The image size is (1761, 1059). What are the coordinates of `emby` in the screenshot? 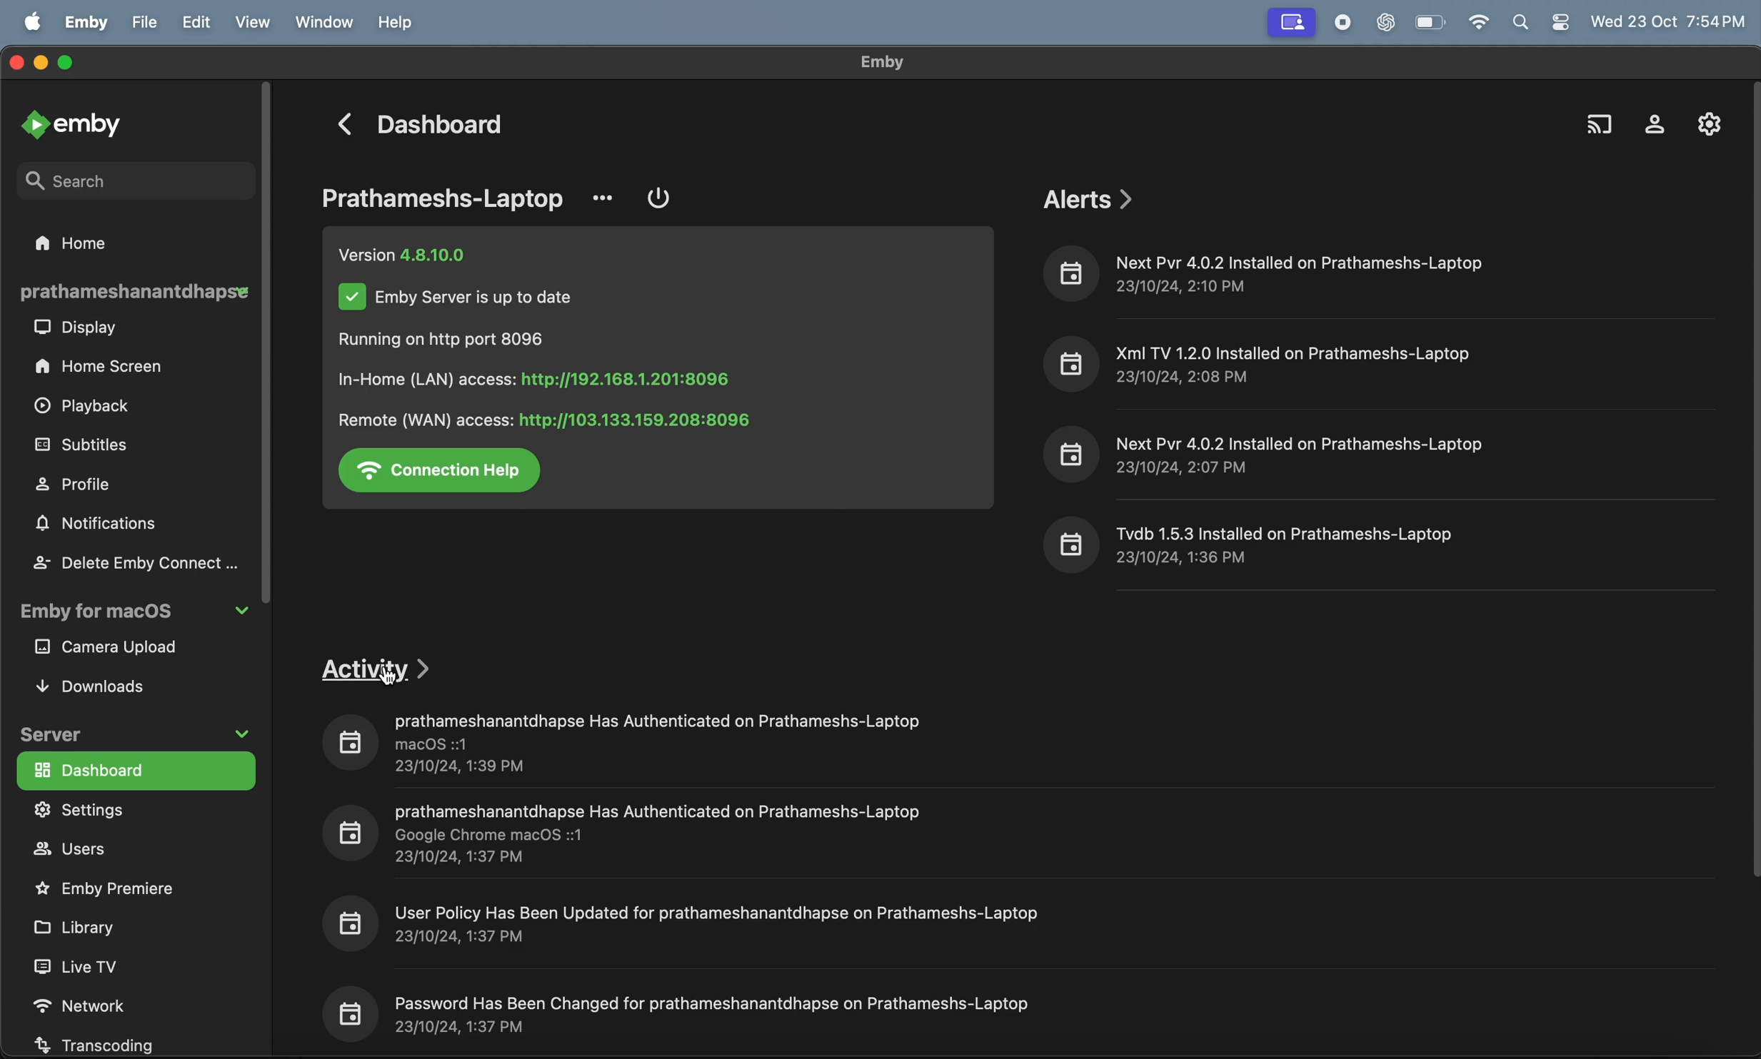 It's located at (89, 21).